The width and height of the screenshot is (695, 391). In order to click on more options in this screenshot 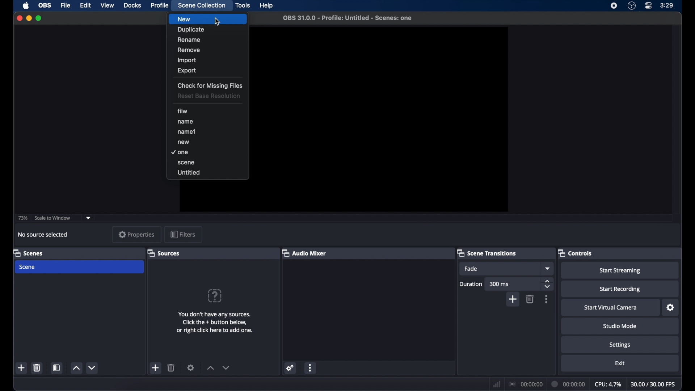, I will do `click(311, 367)`.